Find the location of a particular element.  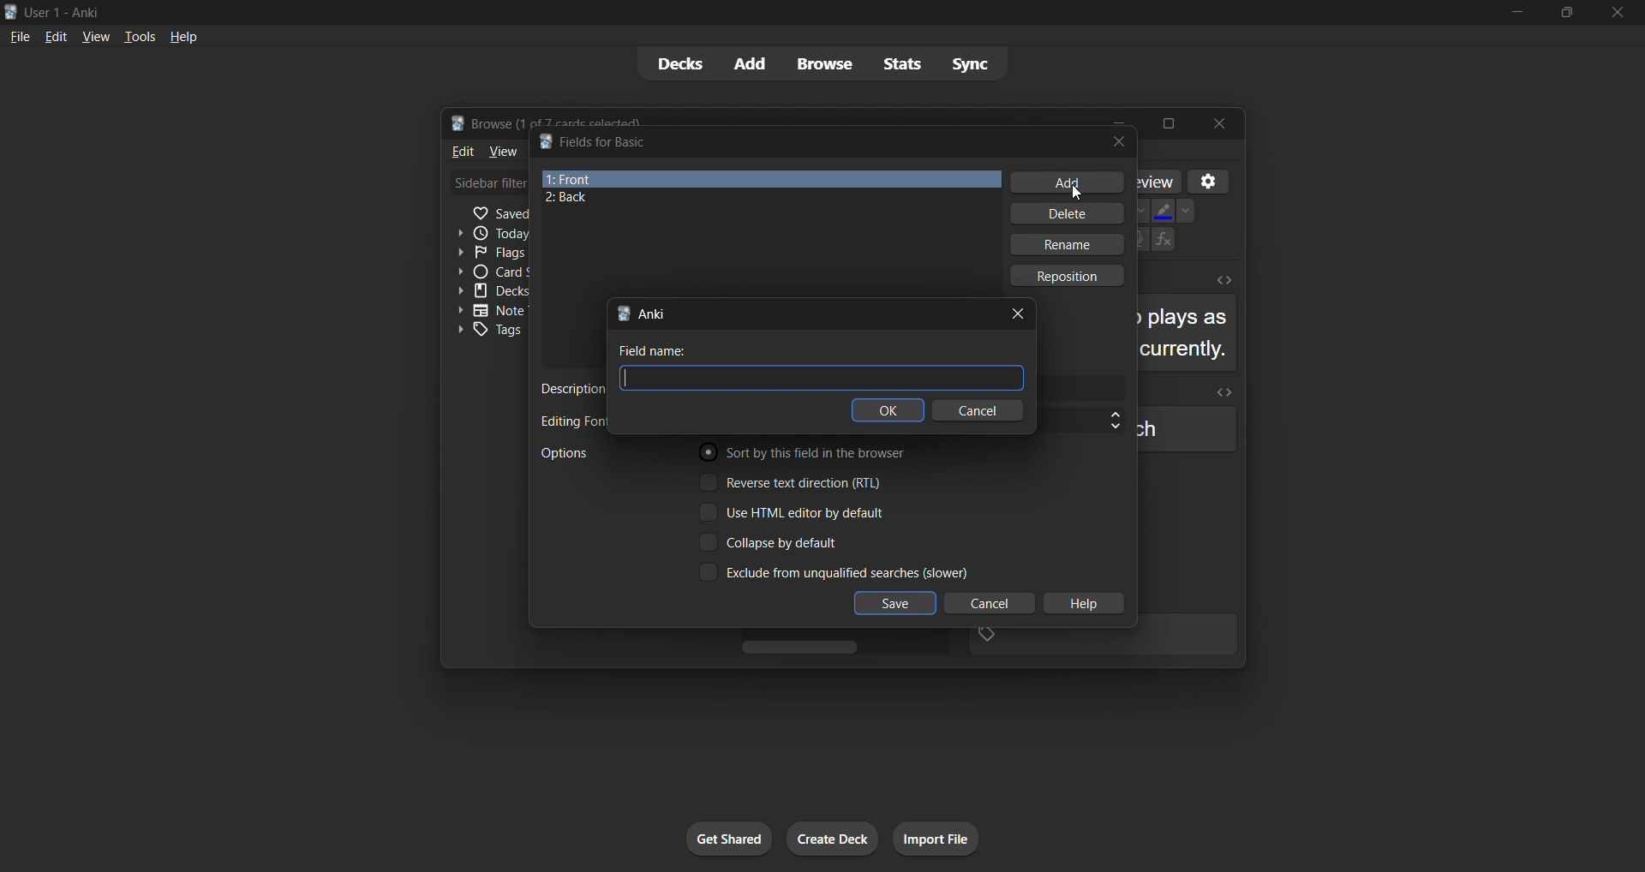

decks is located at coordinates (679, 63).